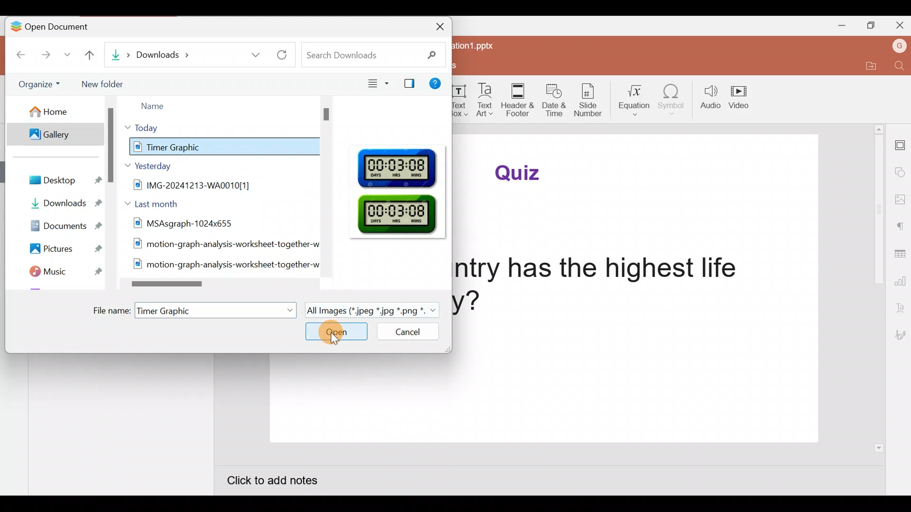  What do you see at coordinates (409, 332) in the screenshot?
I see `Cancel` at bounding box center [409, 332].